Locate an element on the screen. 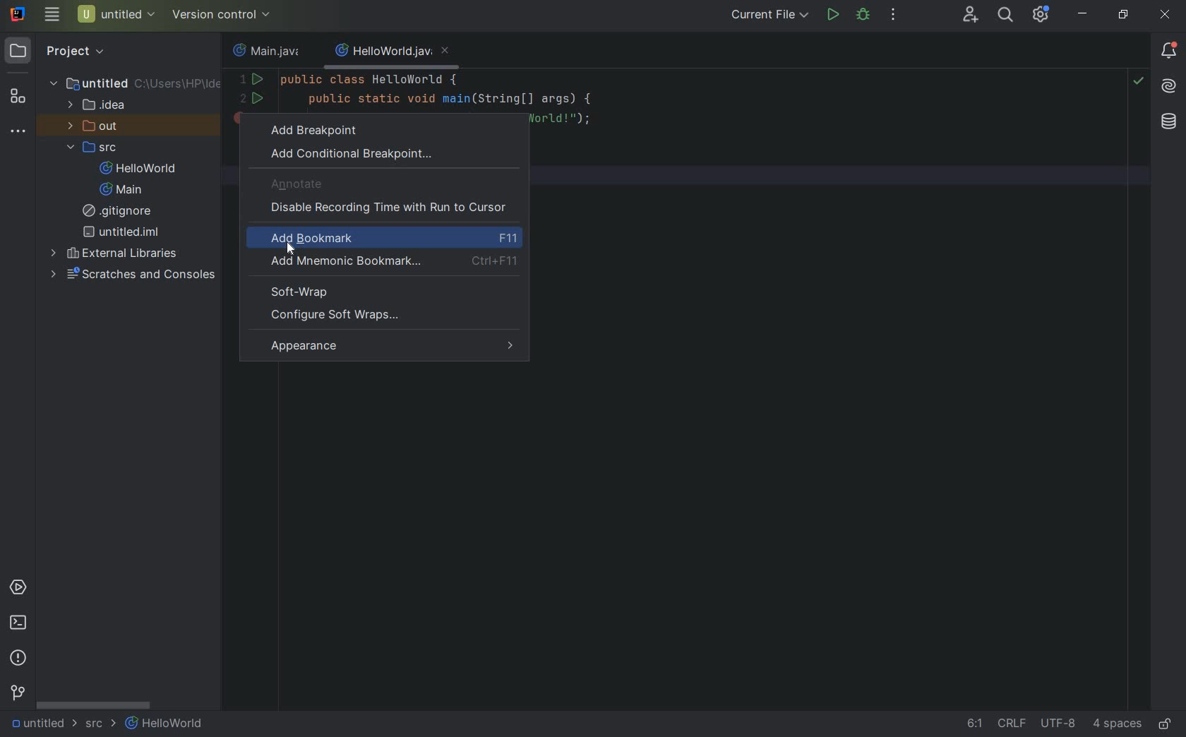 This screenshot has width=1186, height=737. untitled is located at coordinates (37, 724).